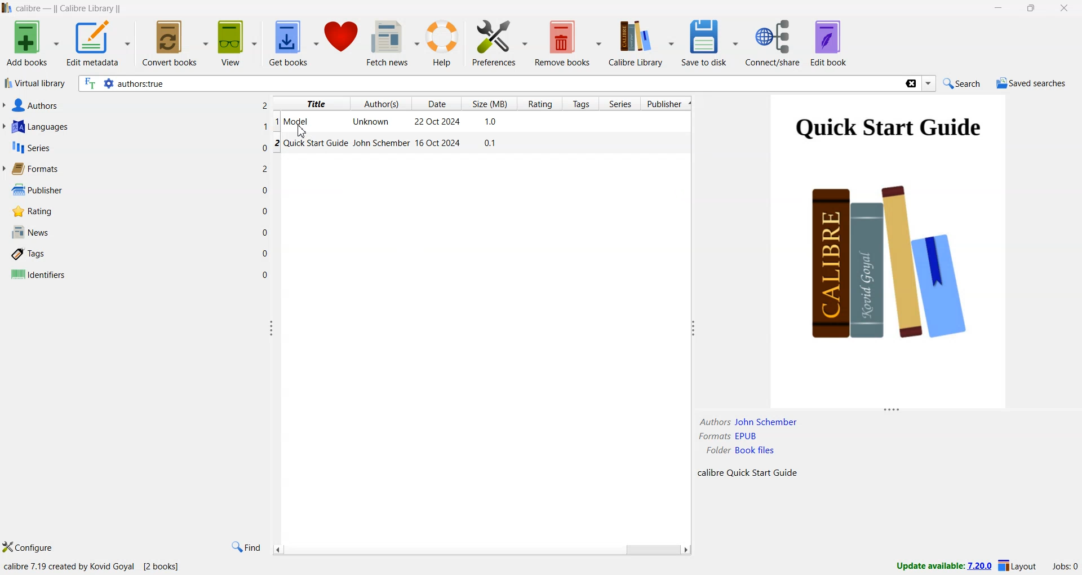  Describe the element at coordinates (265, 253) in the screenshot. I see `0` at that location.